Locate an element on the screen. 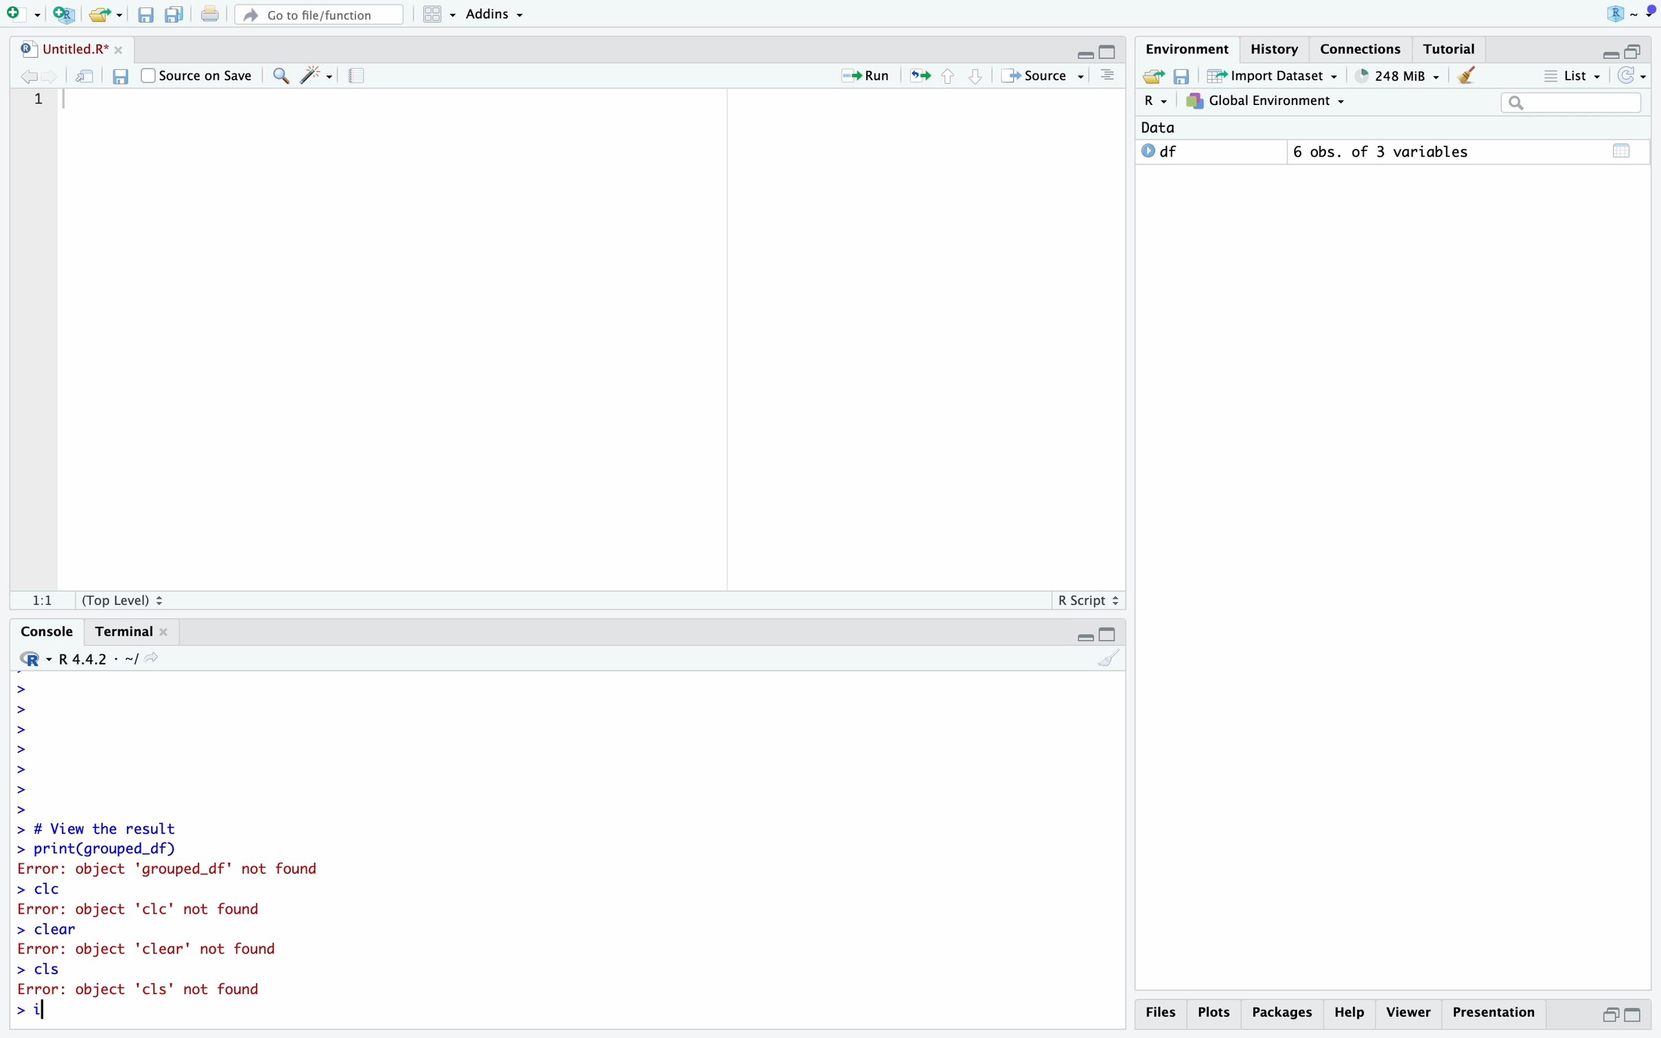 The width and height of the screenshot is (1661, 1038). Clear is located at coordinates (1107, 658).